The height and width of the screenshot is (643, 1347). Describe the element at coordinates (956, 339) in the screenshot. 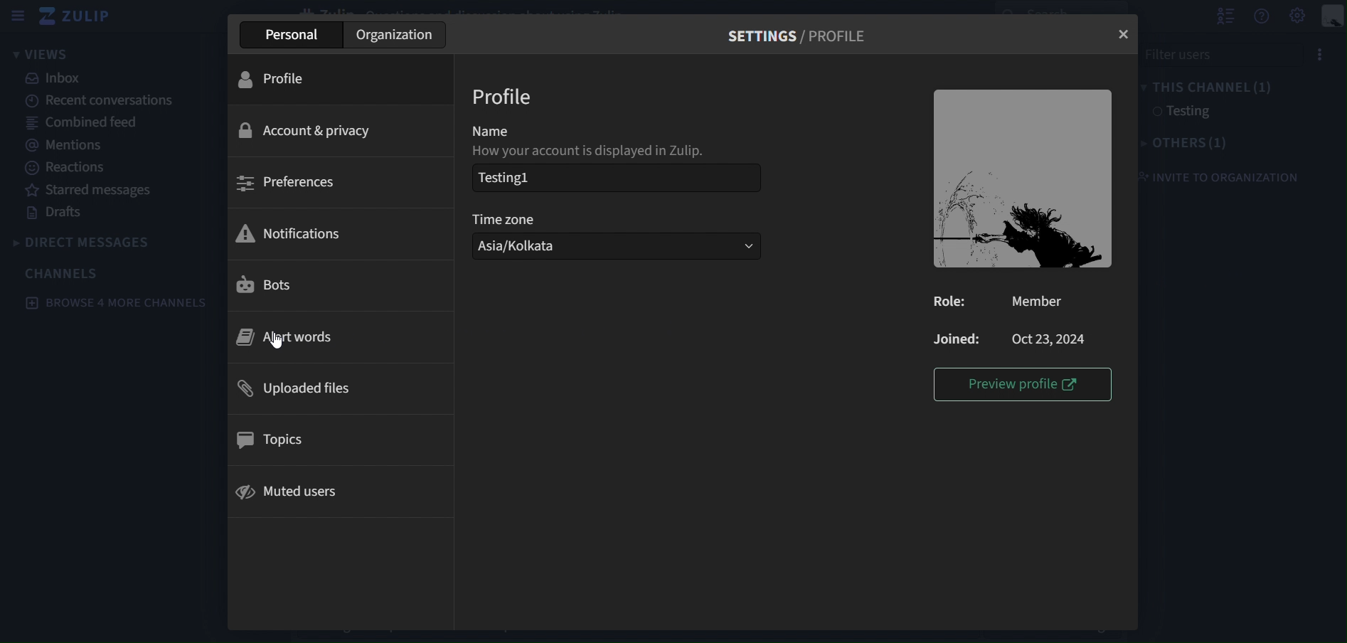

I see `Joined:` at that location.